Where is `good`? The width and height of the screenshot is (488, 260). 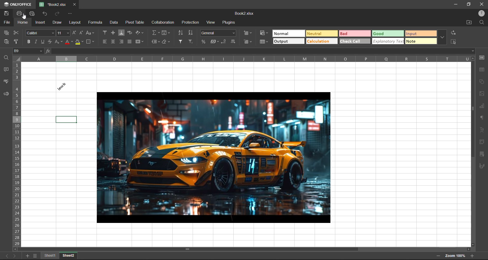
good is located at coordinates (386, 34).